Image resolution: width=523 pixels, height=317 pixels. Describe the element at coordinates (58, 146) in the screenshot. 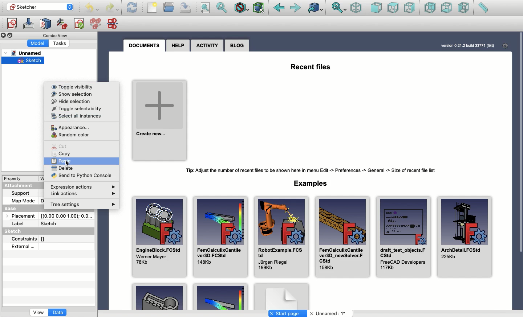

I see `Cut` at that location.